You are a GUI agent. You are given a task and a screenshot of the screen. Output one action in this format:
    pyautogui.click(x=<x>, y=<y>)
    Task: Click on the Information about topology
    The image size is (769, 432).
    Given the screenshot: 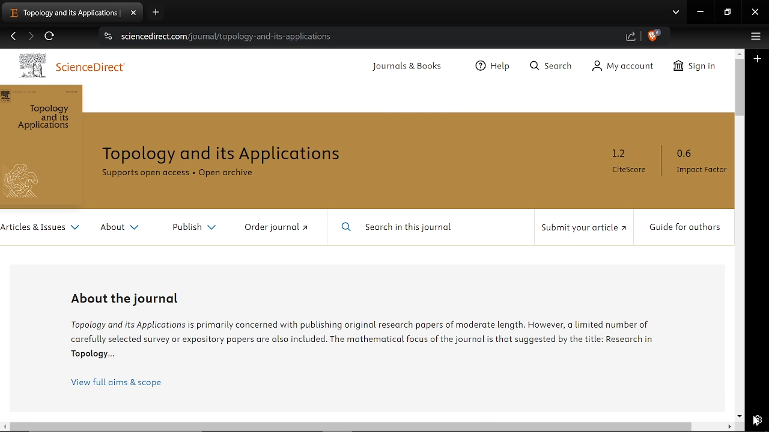 What is the action you would take?
    pyautogui.click(x=369, y=338)
    